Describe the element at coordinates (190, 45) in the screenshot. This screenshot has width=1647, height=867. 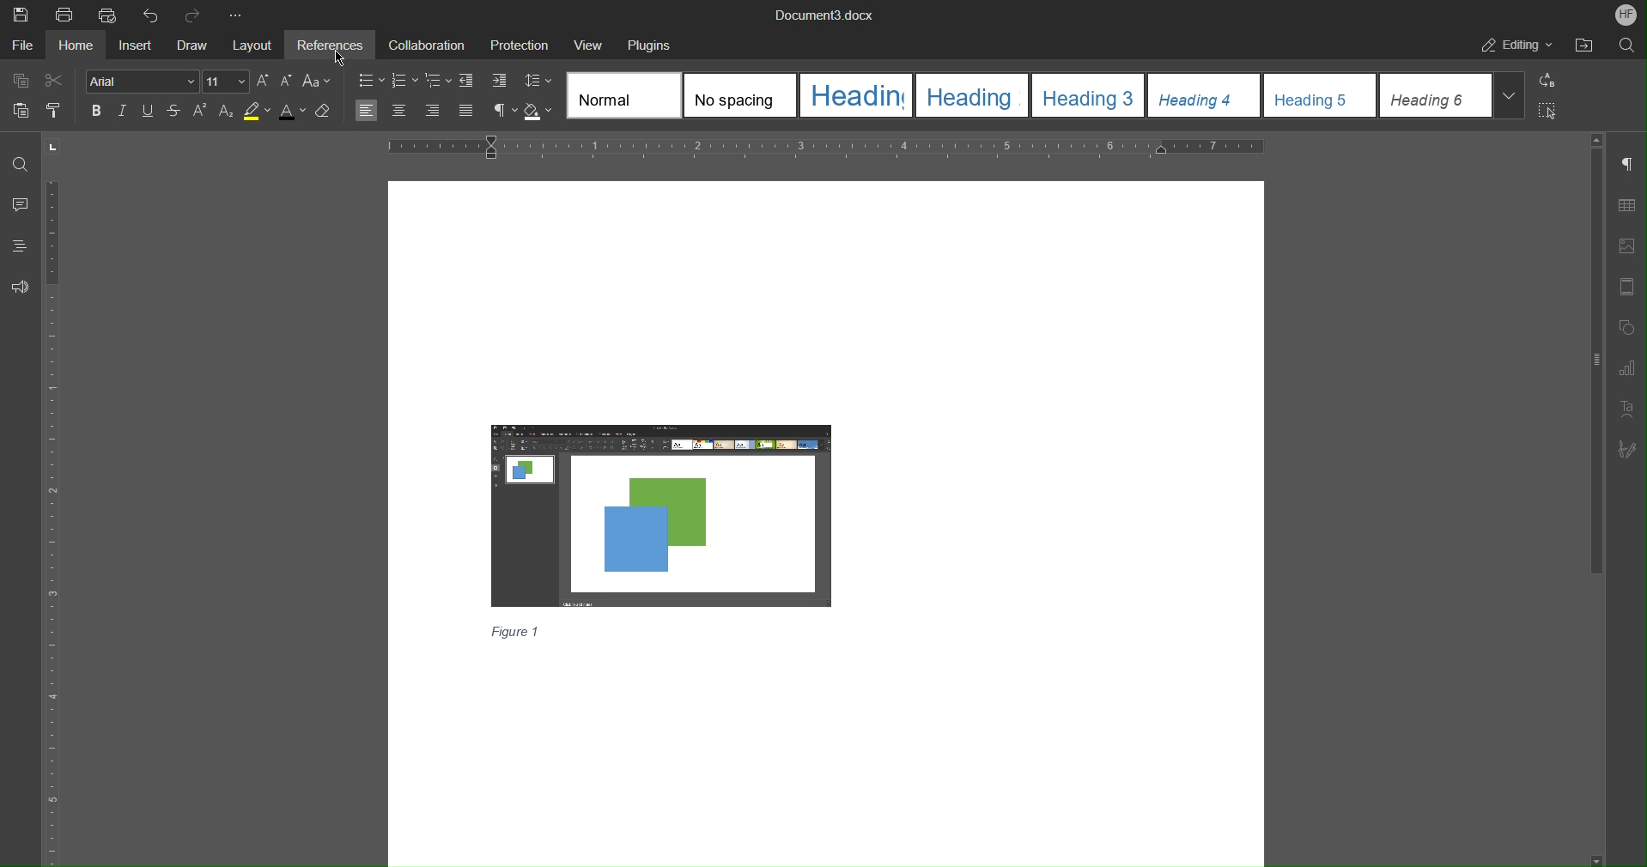
I see `Draw` at that location.